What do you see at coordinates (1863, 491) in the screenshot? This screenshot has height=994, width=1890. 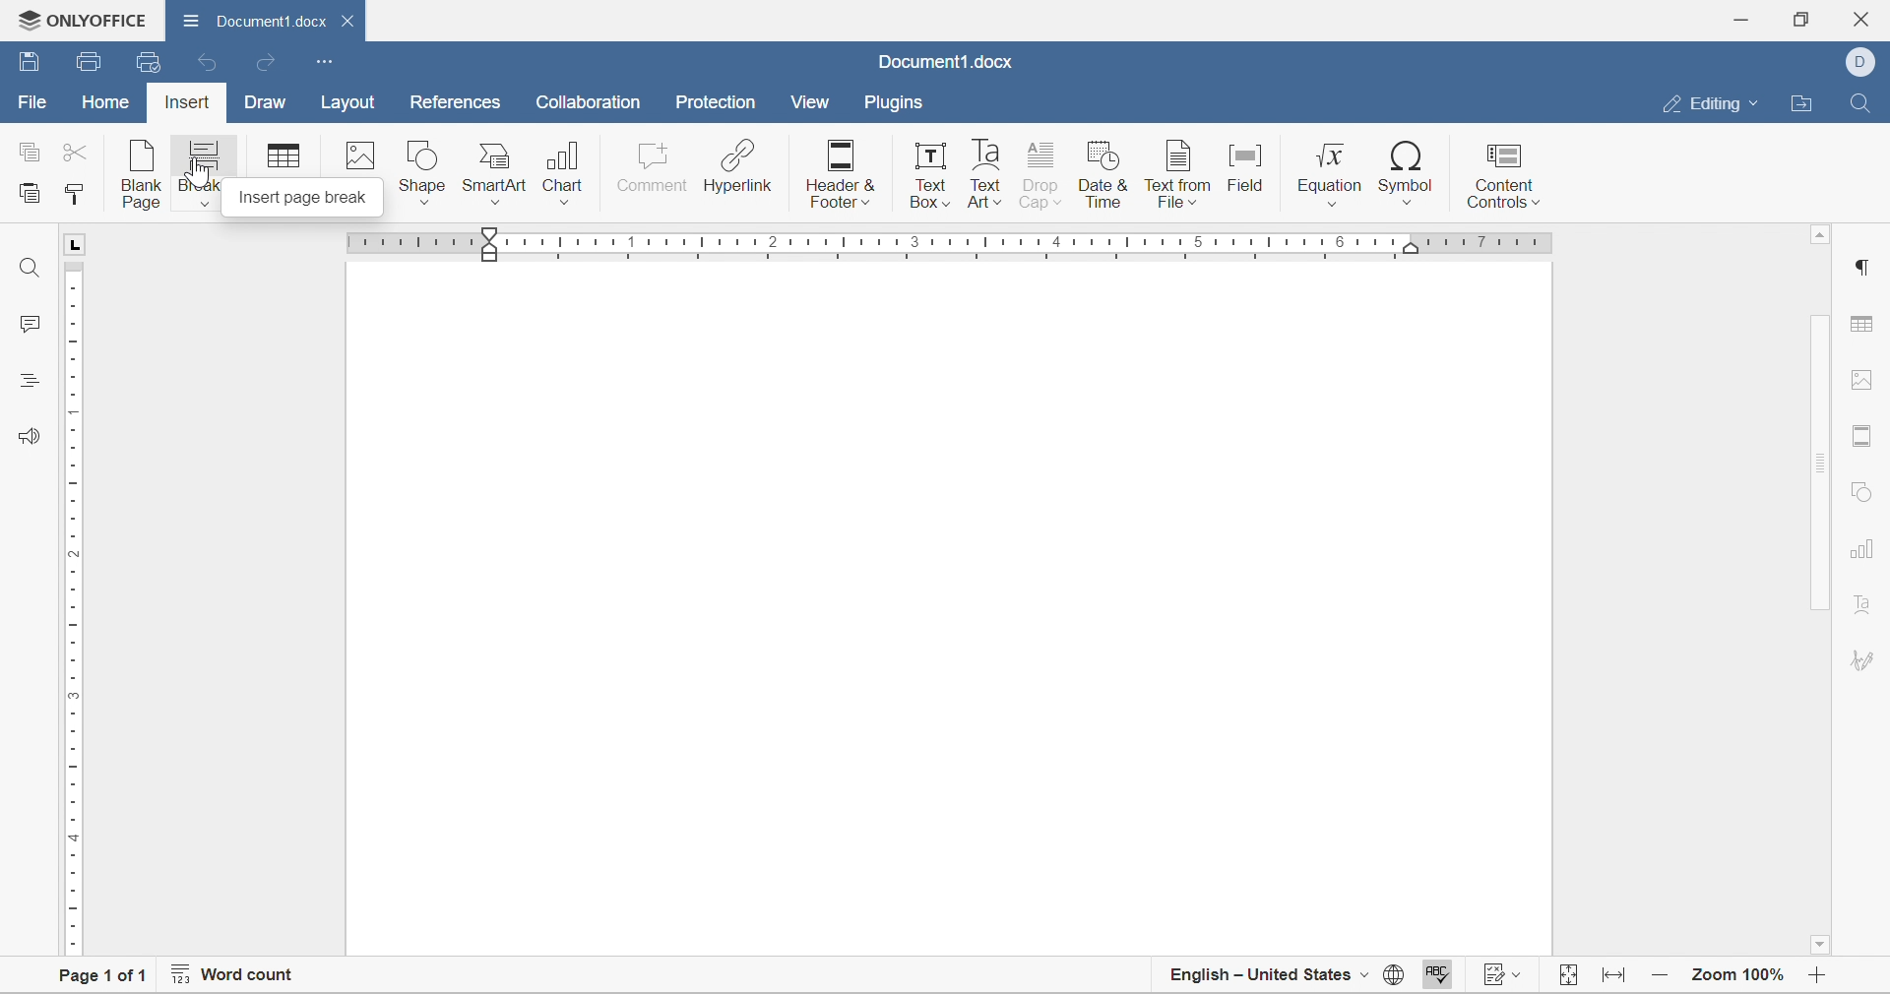 I see `Shape settings` at bounding box center [1863, 491].